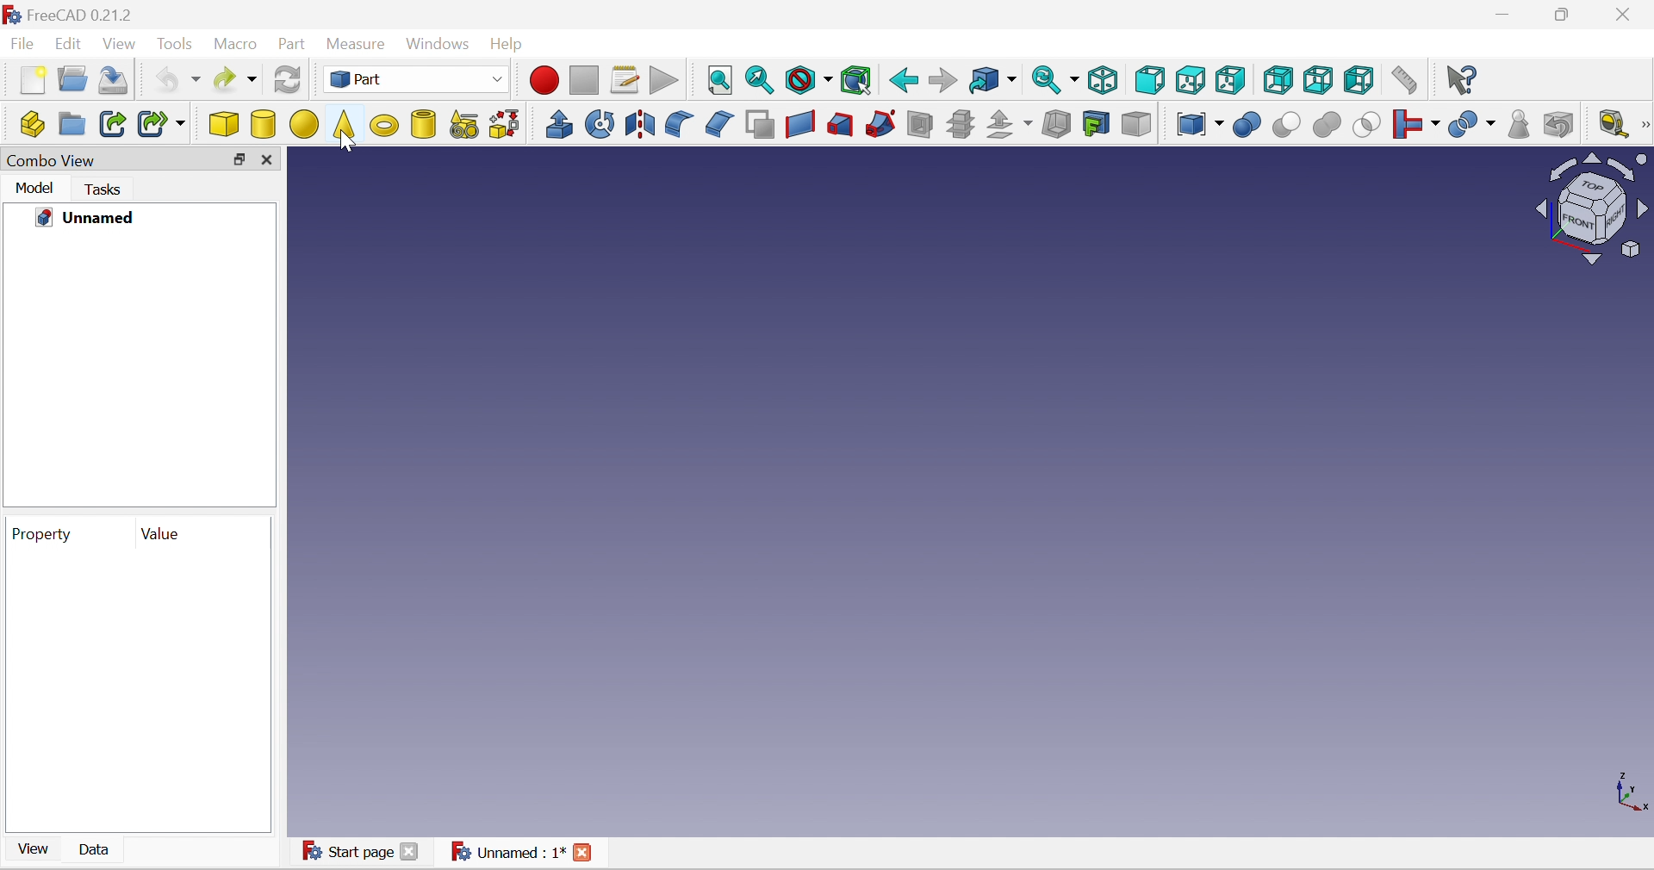 The image size is (1654, 870). I want to click on Cylinder, so click(263, 124).